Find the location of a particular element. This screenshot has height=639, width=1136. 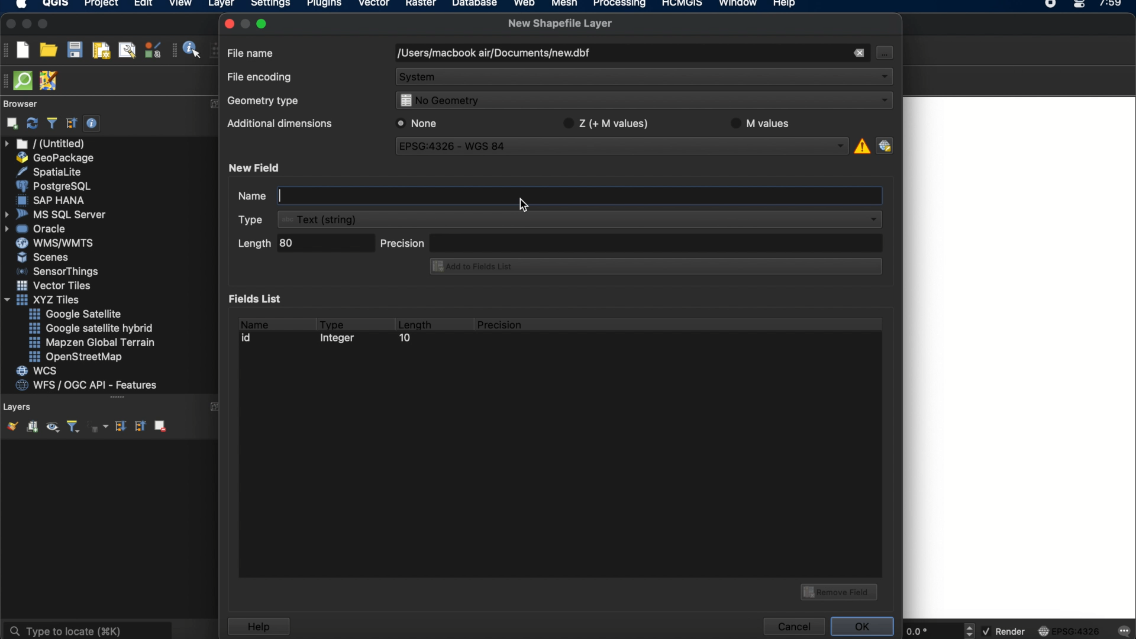

google satellite hybrid is located at coordinates (92, 328).